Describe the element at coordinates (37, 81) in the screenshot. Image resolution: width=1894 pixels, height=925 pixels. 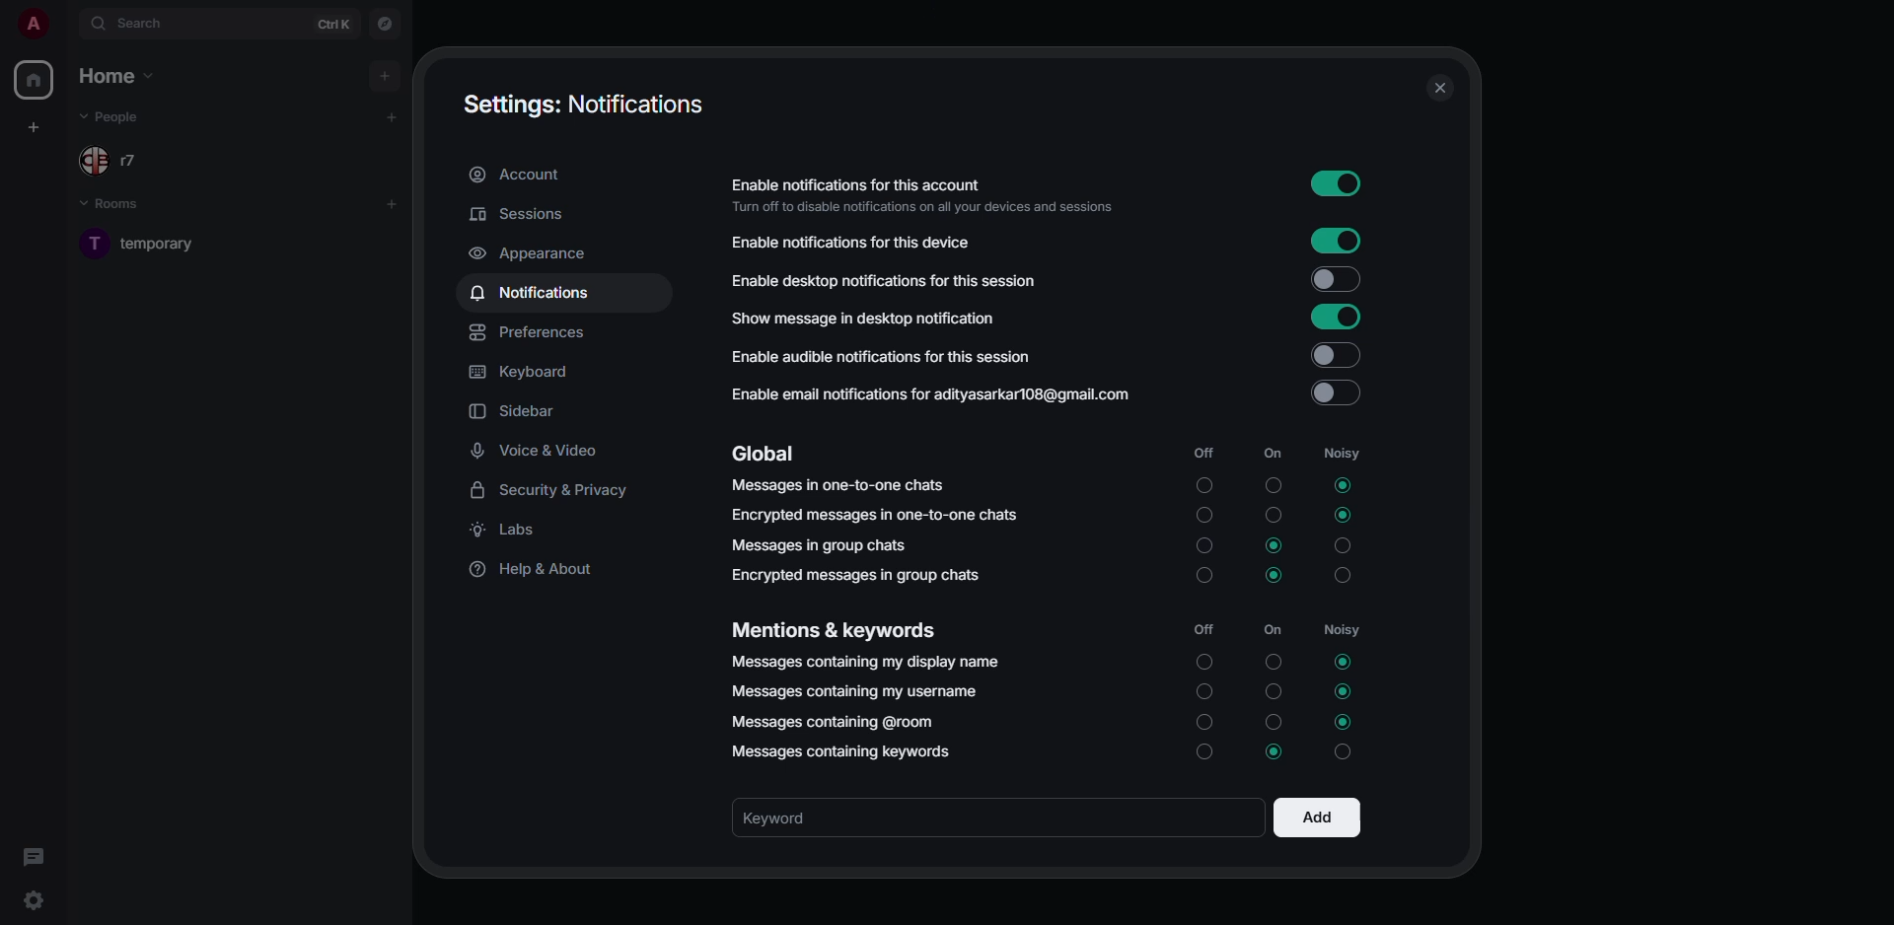
I see `home` at that location.